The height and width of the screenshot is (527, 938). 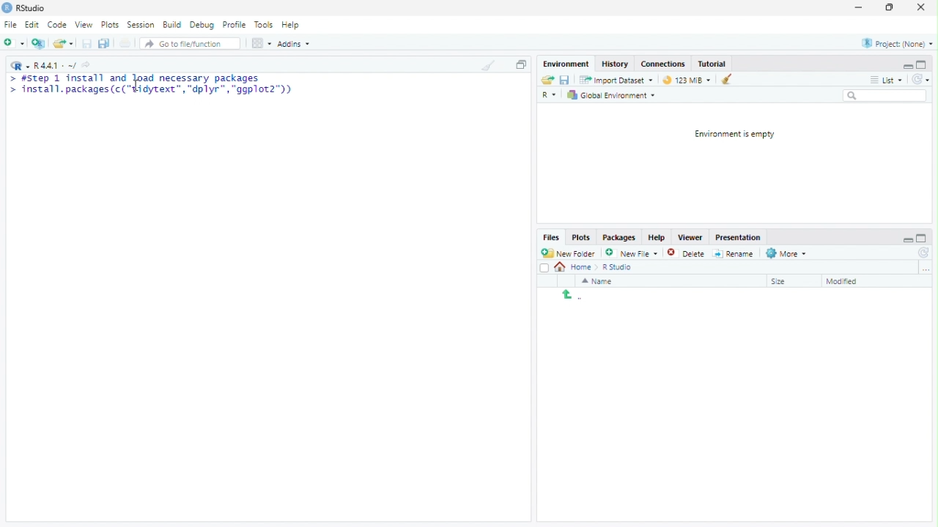 What do you see at coordinates (56, 67) in the screenshot?
I see `R4.4.1 ~/` at bounding box center [56, 67].